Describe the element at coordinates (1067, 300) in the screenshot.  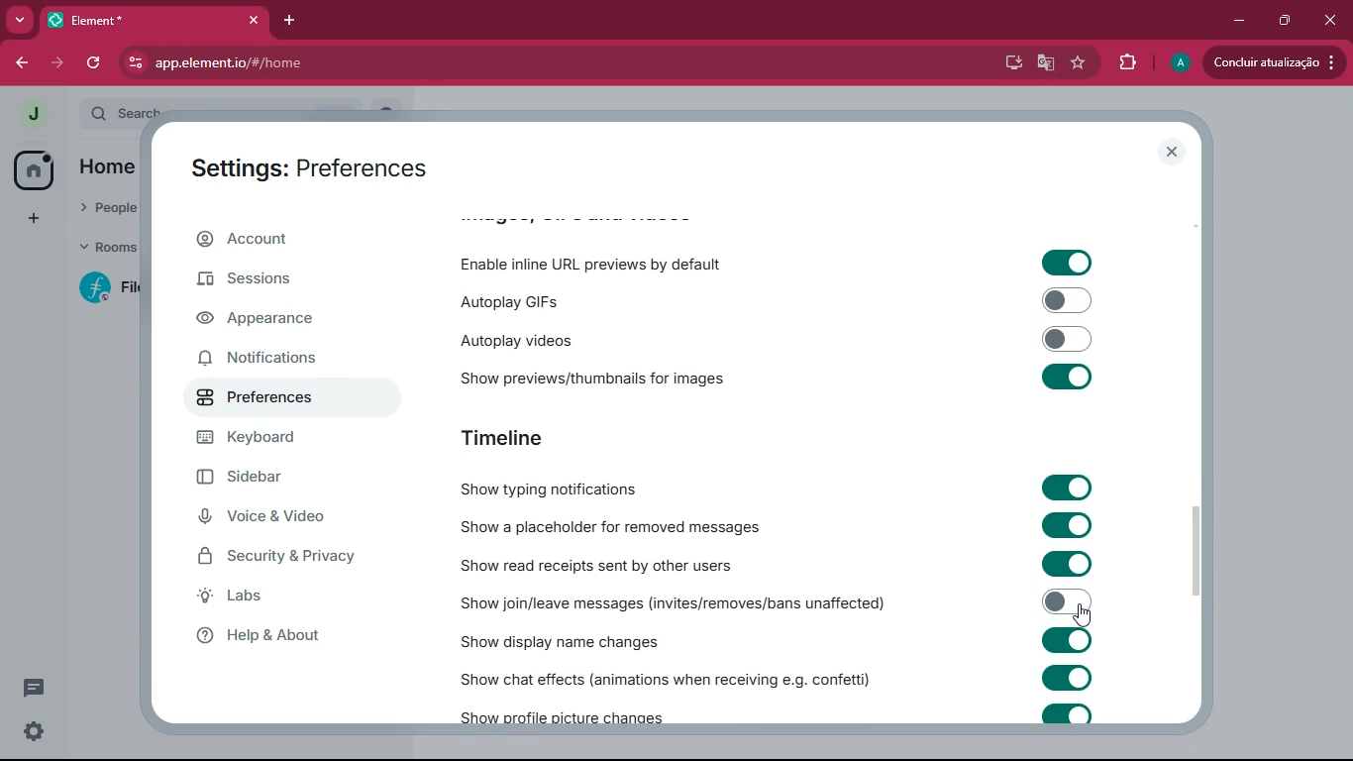
I see `toggle on/off` at that location.